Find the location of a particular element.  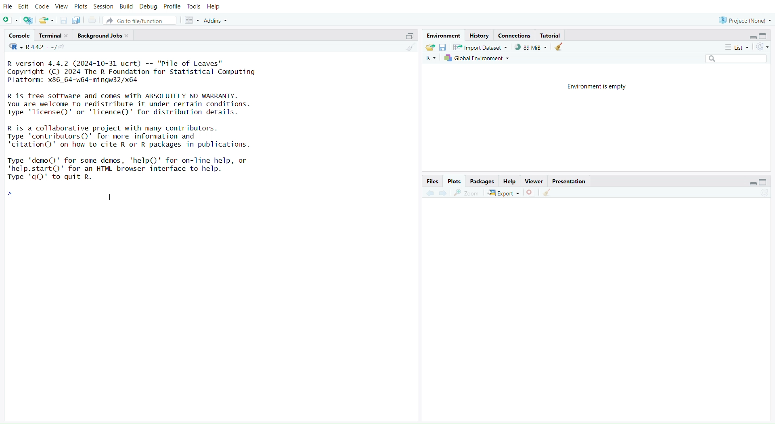

Help is located at coordinates (218, 8).